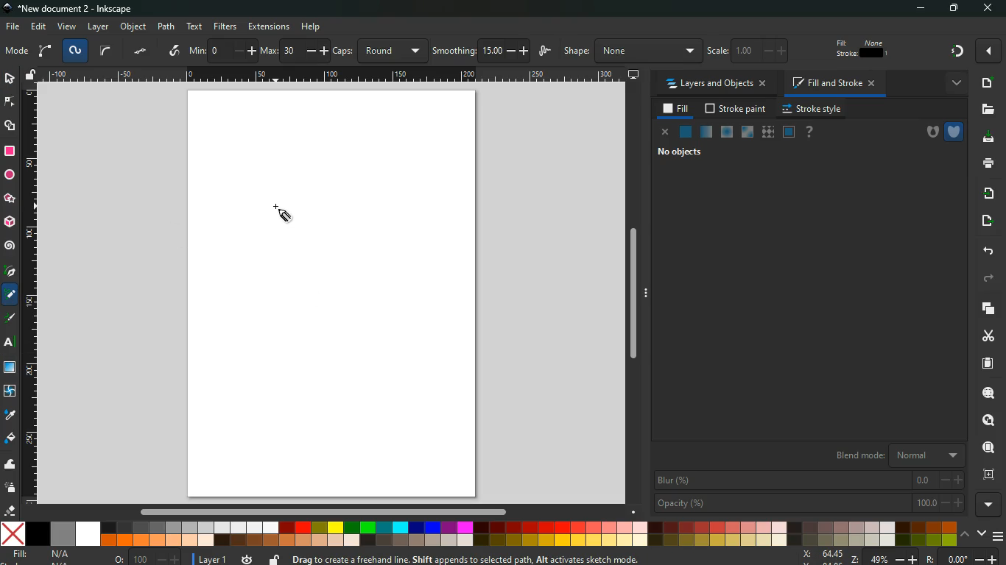  What do you see at coordinates (11, 466) in the screenshot?
I see `wave` at bounding box center [11, 466].